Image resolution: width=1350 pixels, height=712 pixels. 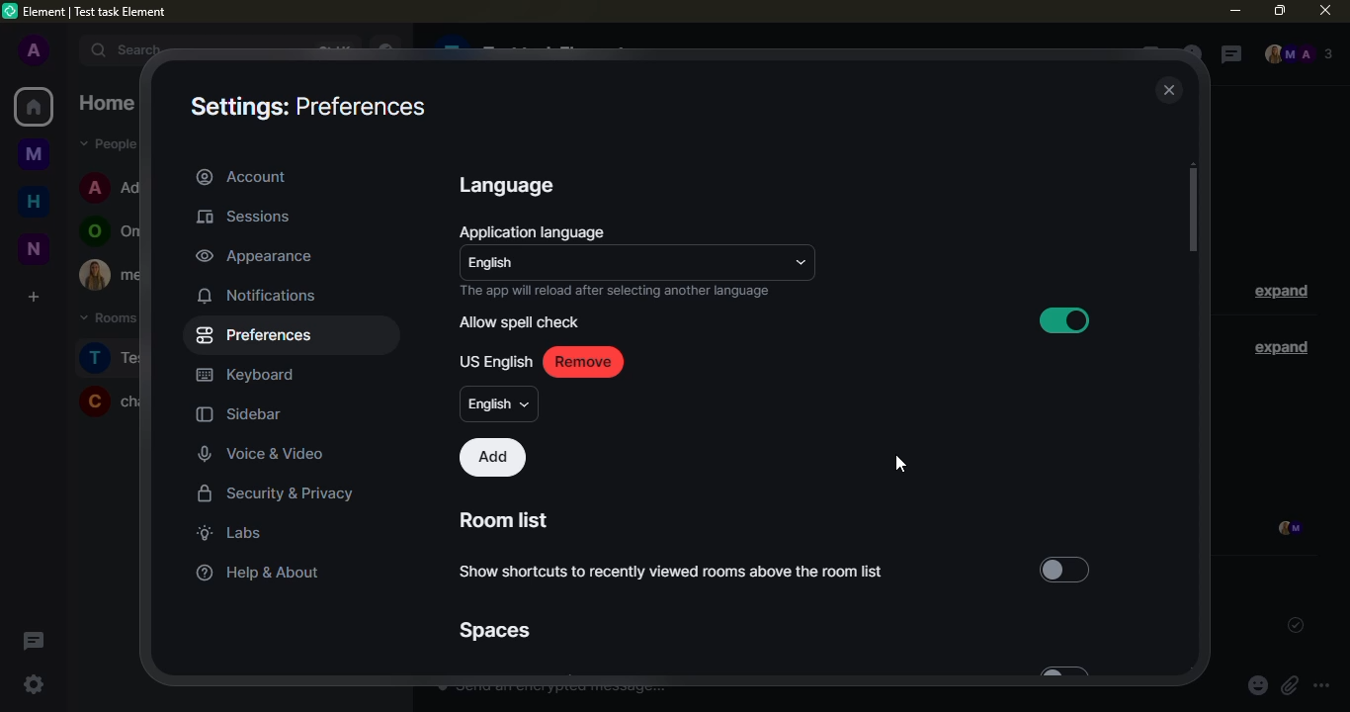 What do you see at coordinates (32, 640) in the screenshot?
I see `threads` at bounding box center [32, 640].